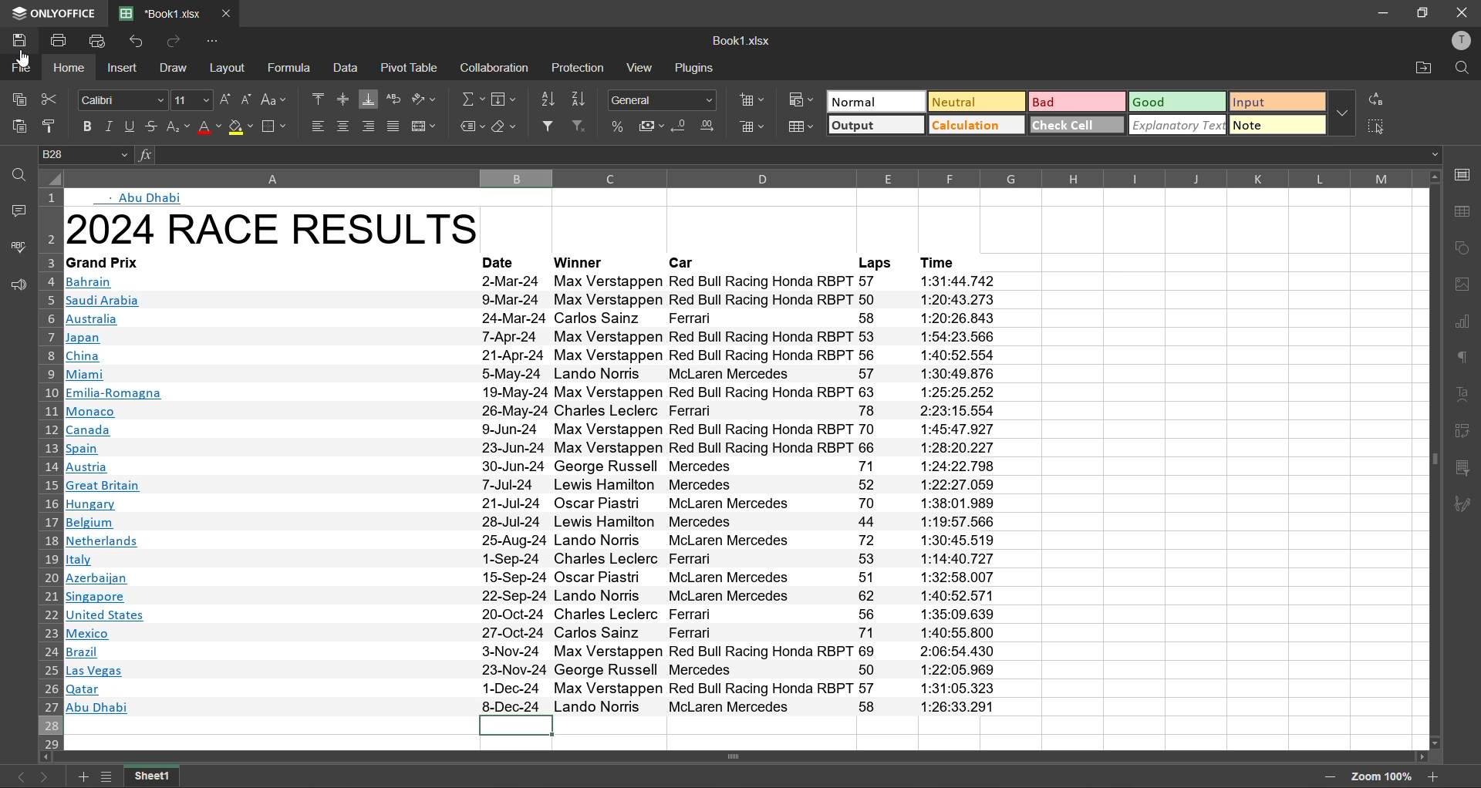 Image resolution: width=1481 pixels, height=788 pixels. Describe the element at coordinates (179, 70) in the screenshot. I see `draw` at that location.